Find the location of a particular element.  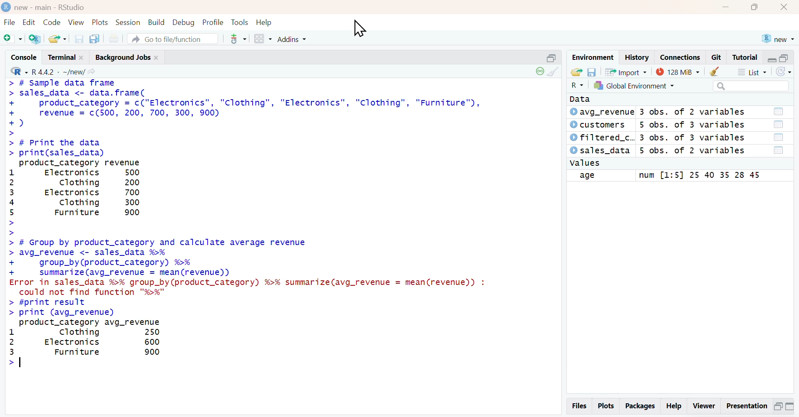

Save Current Document is located at coordinates (79, 39).